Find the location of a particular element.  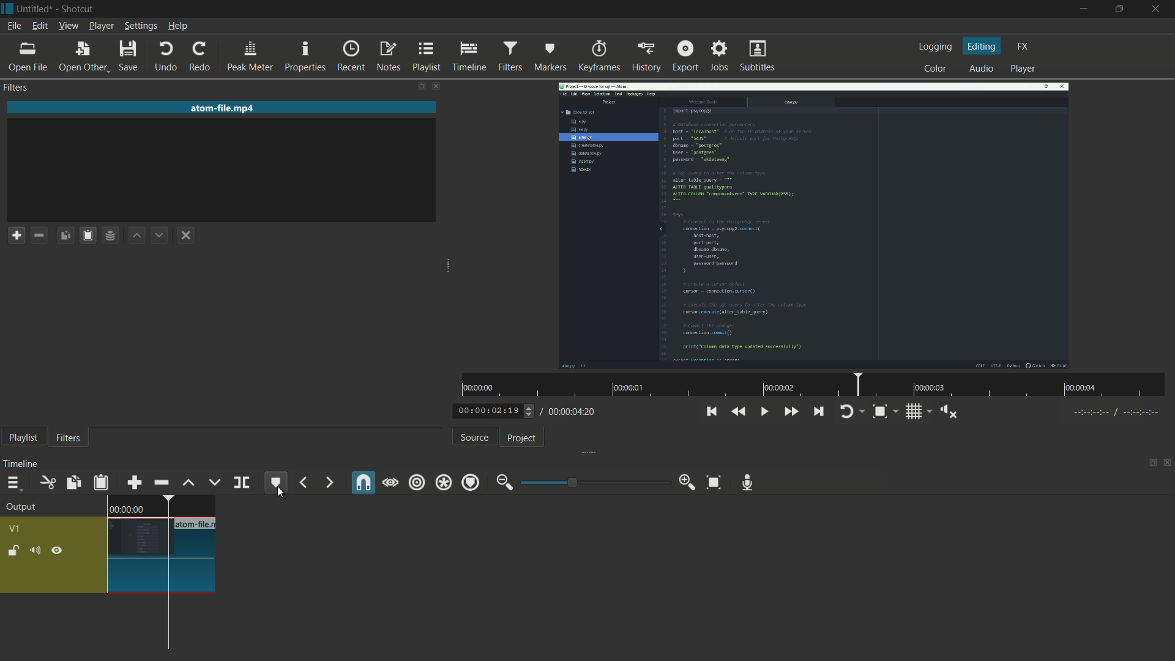

quickly play backward is located at coordinates (739, 412).